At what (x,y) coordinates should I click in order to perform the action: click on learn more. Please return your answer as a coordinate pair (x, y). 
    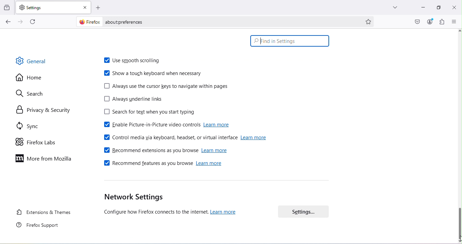
    Looking at the image, I should click on (256, 138).